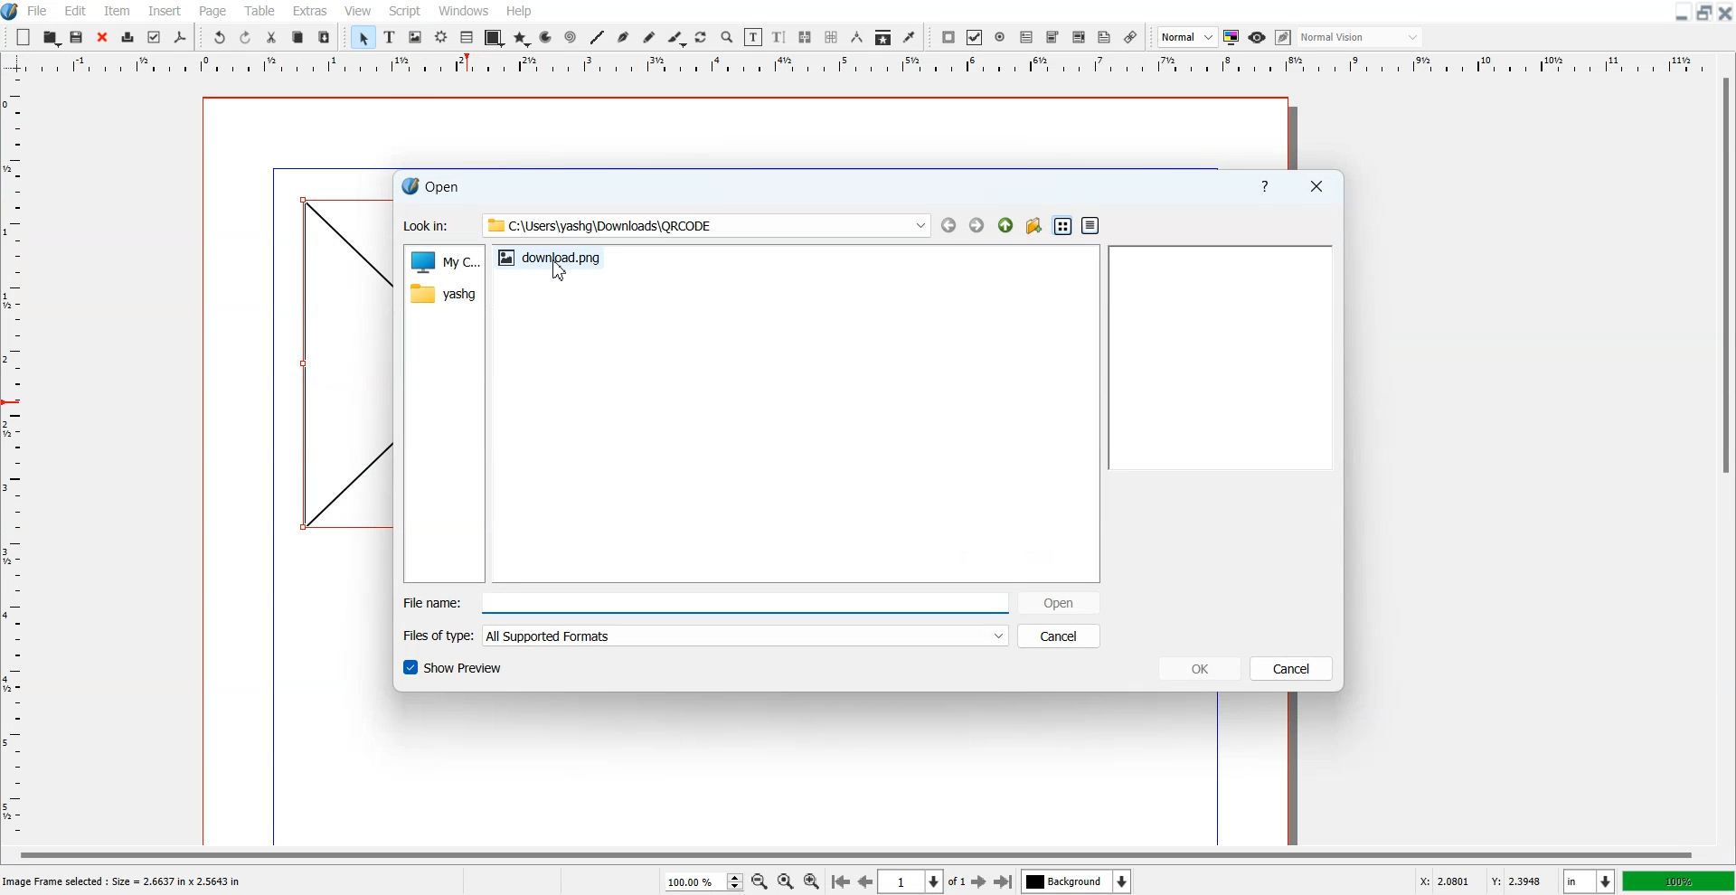  I want to click on download.png, so click(552, 266).